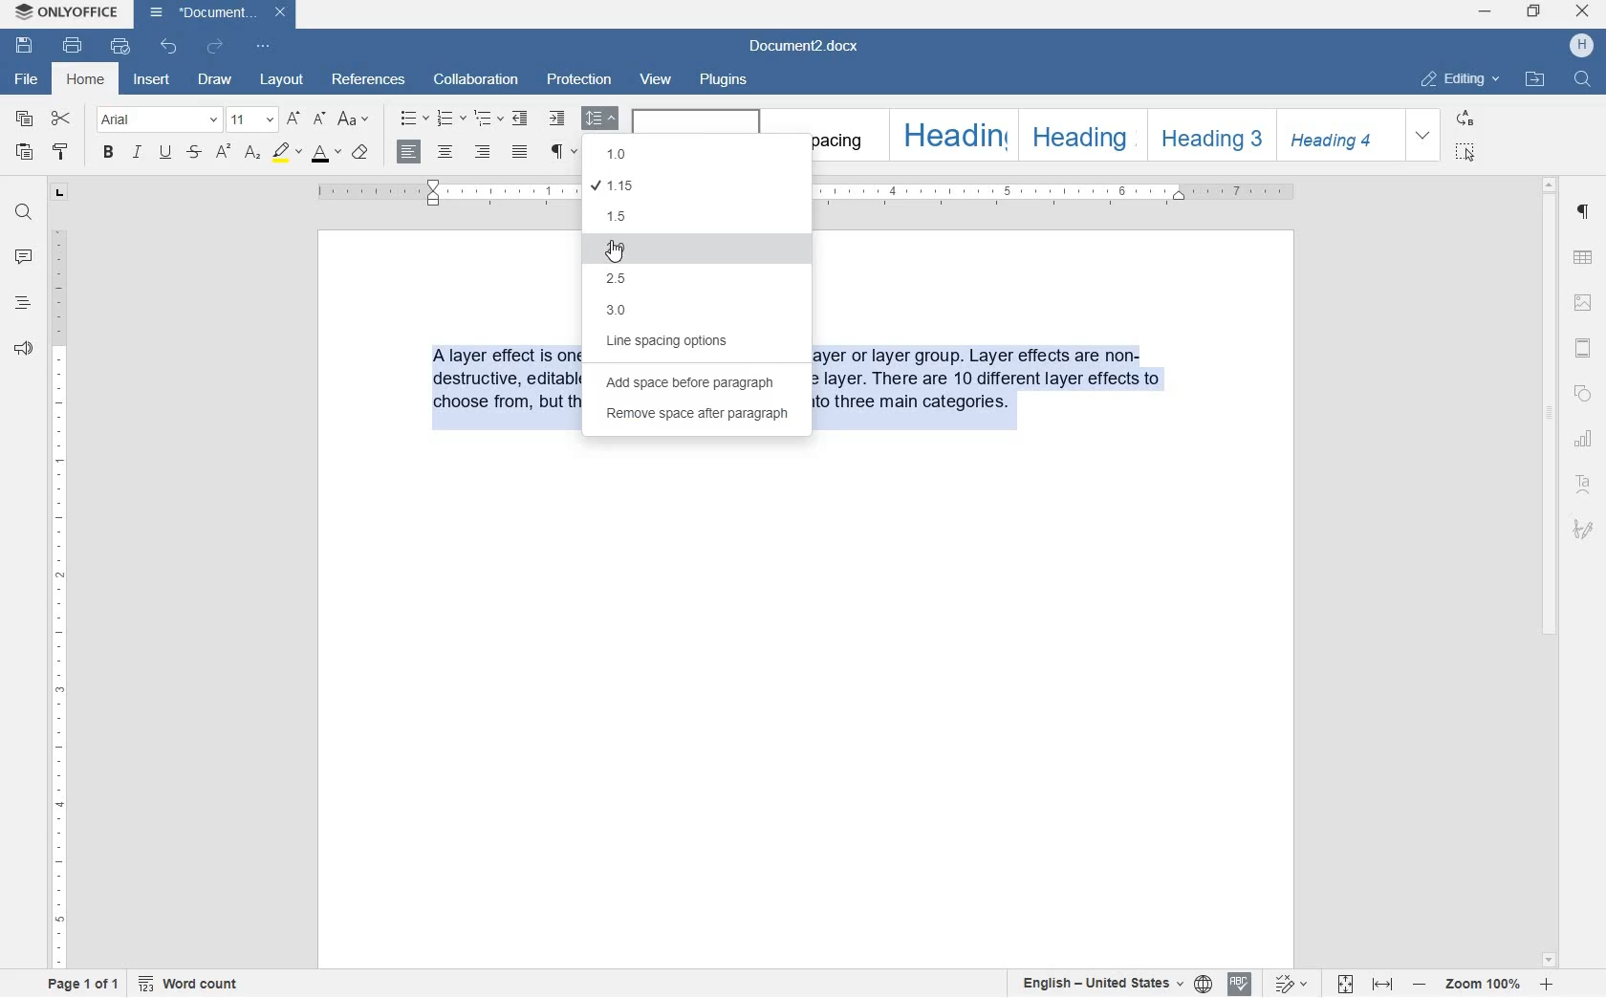 The width and height of the screenshot is (1606, 998). I want to click on spell checking, so click(1239, 984).